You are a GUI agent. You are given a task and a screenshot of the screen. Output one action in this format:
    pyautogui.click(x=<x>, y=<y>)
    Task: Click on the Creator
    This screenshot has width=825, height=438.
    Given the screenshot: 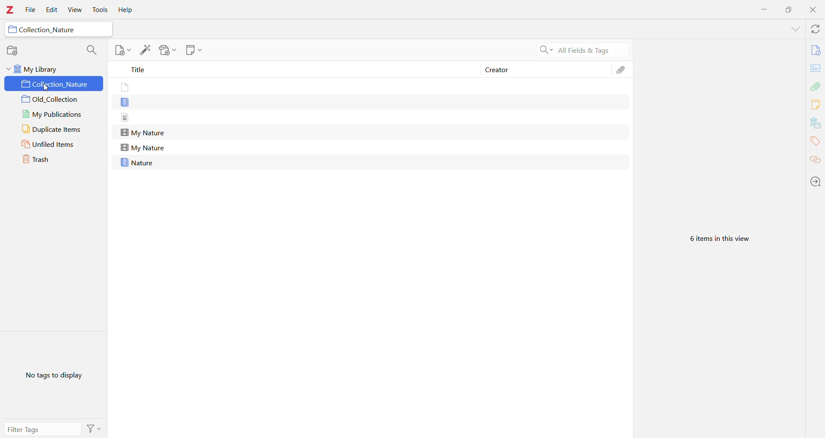 What is the action you would take?
    pyautogui.click(x=497, y=70)
    